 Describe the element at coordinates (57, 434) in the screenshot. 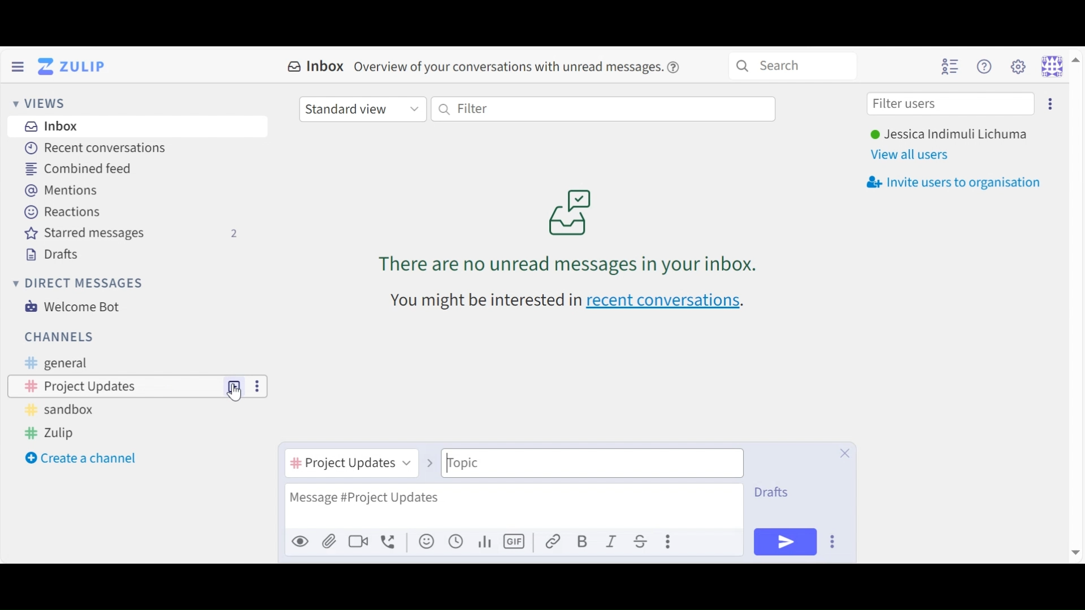

I see `Zulip Channel` at that location.